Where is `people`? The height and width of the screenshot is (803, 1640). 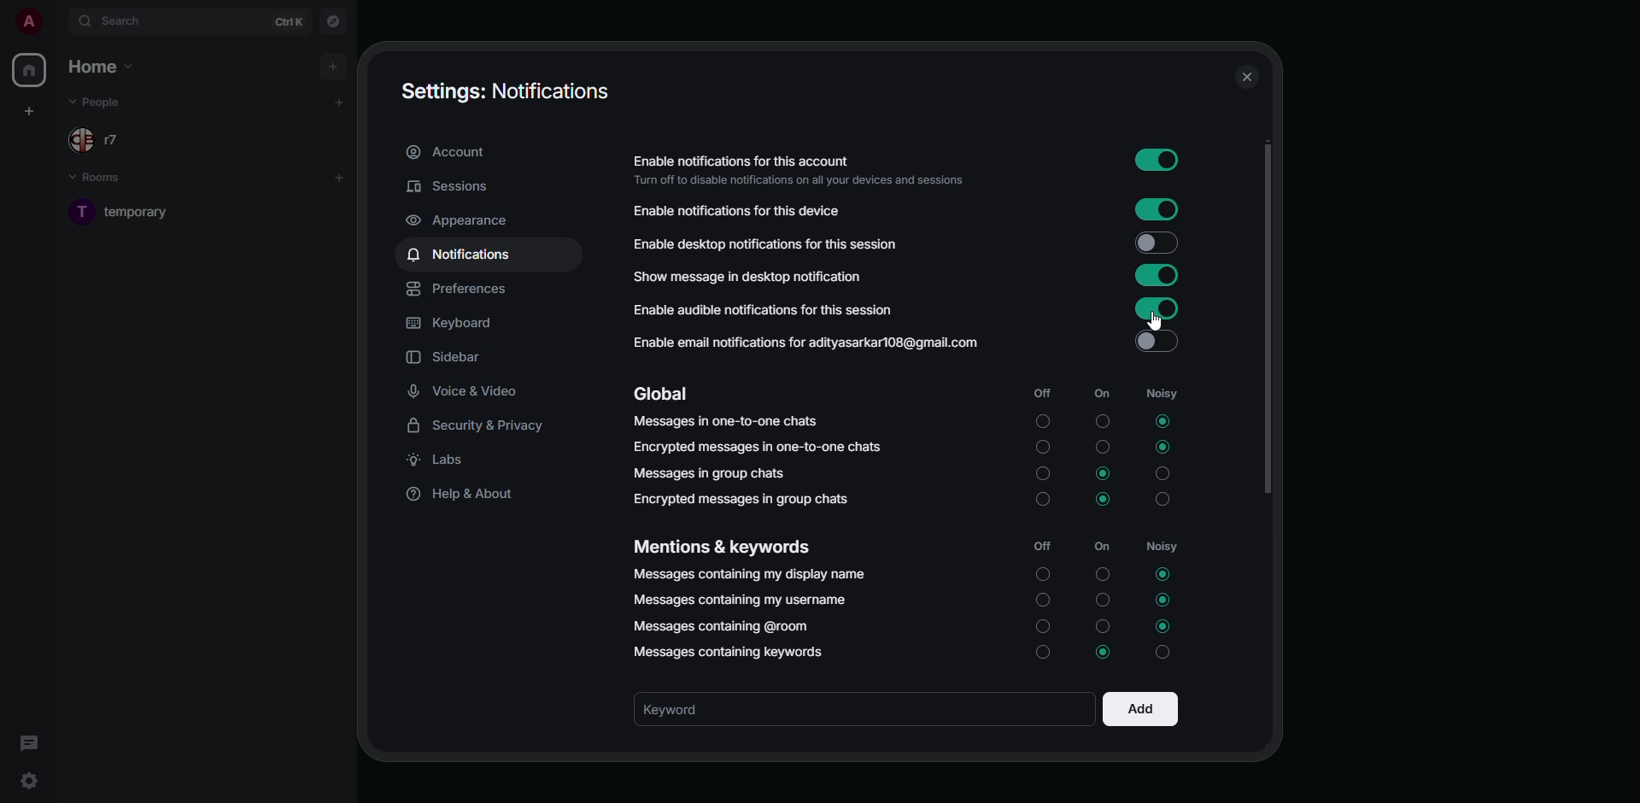
people is located at coordinates (99, 142).